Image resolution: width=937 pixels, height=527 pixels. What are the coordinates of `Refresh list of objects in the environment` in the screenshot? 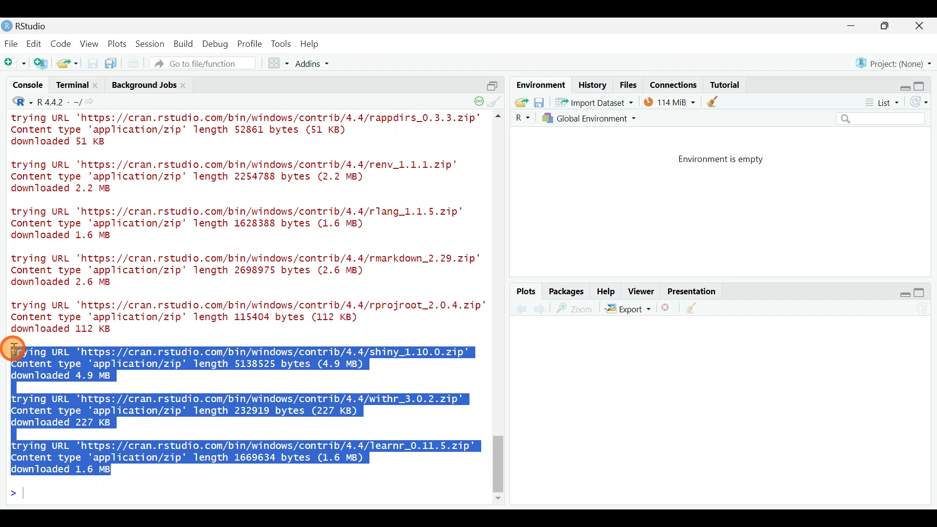 It's located at (922, 103).